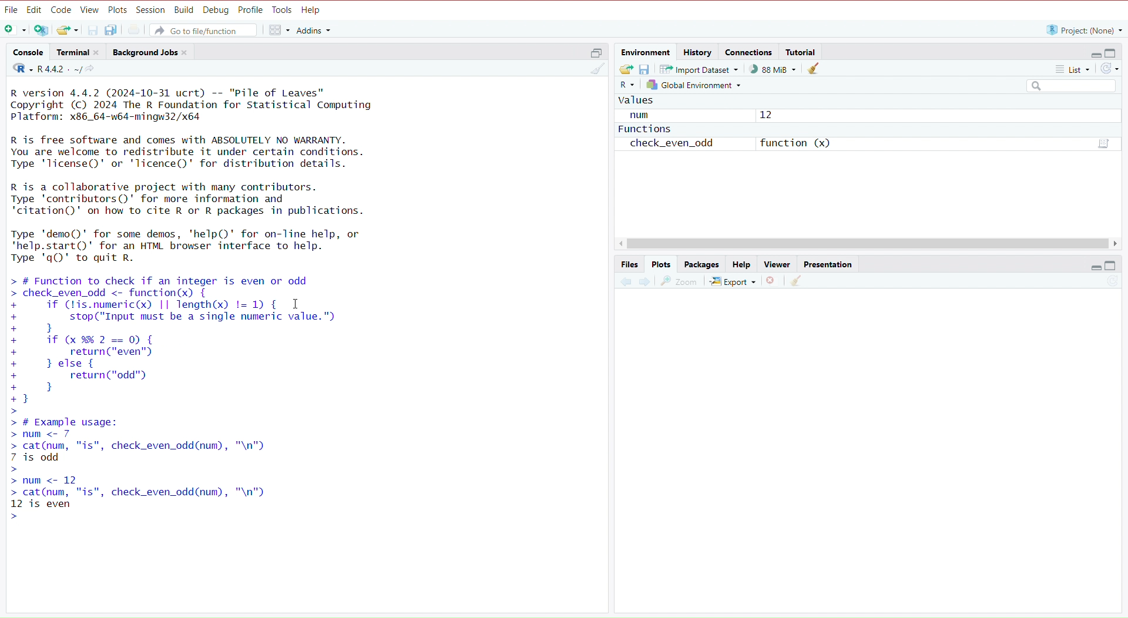 This screenshot has width=1128, height=618. Describe the element at coordinates (206, 30) in the screenshot. I see `go to file/function` at that location.